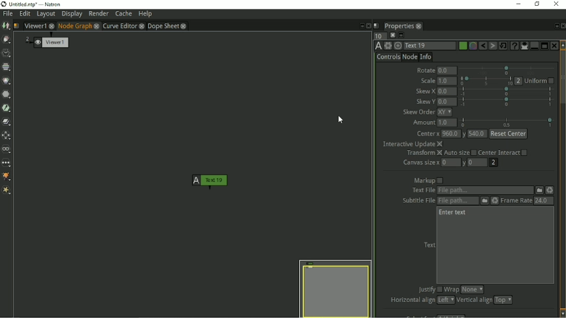  Describe the element at coordinates (388, 46) in the screenshot. I see `Settings and presets` at that location.